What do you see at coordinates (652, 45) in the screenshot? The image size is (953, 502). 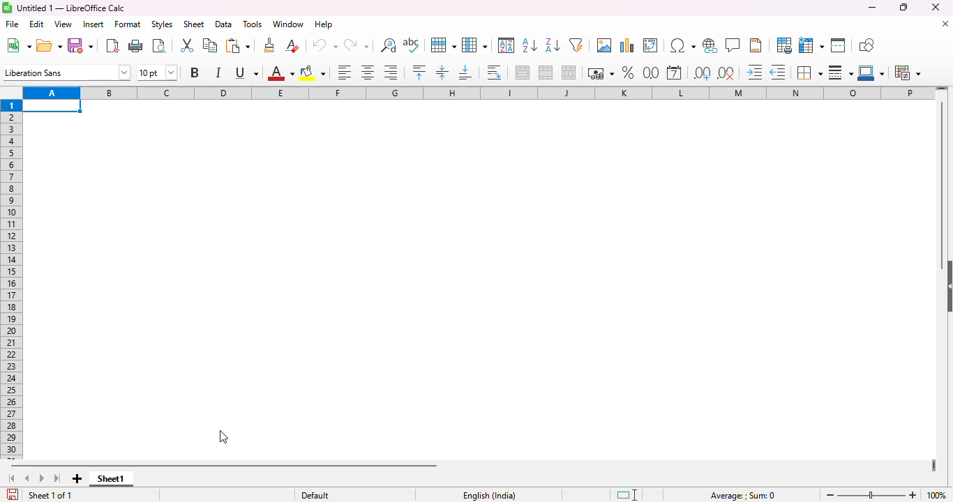 I see `insert or edit pivot table` at bounding box center [652, 45].